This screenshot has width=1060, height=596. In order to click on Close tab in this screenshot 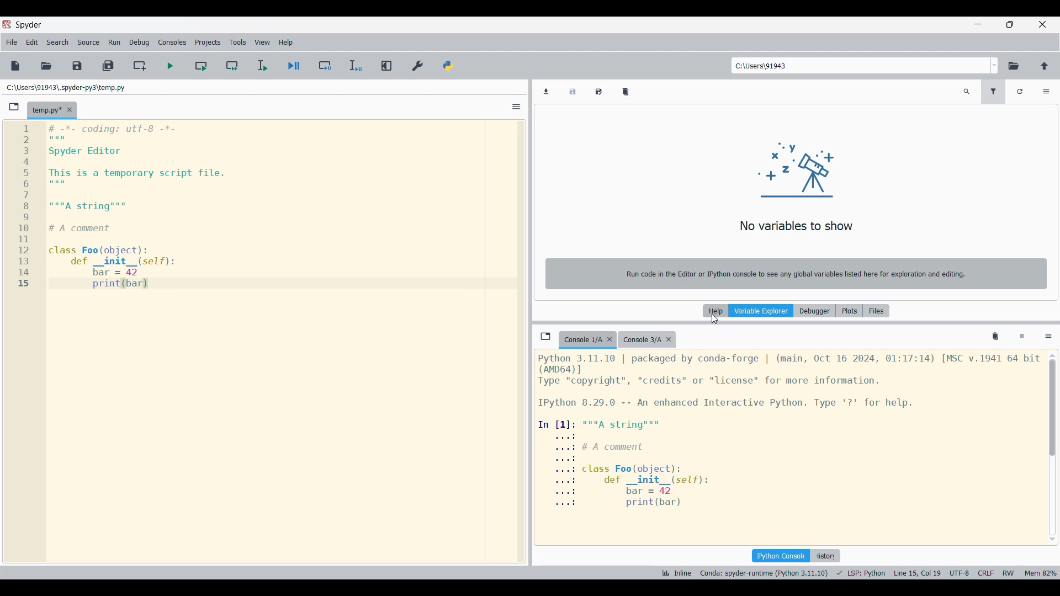, I will do `click(609, 339)`.